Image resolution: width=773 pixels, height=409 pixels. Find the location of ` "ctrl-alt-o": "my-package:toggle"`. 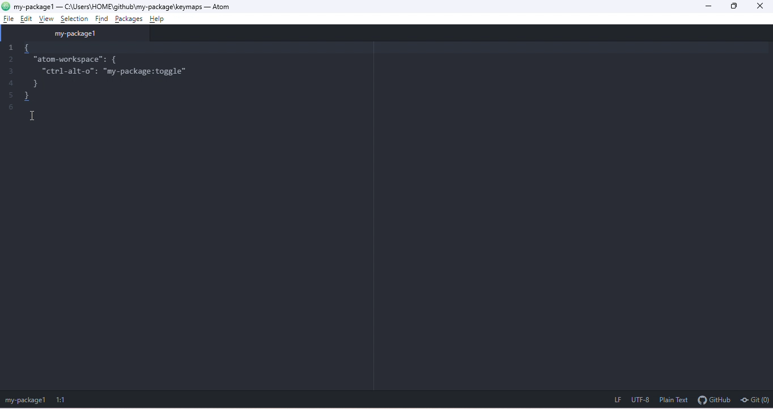

 "ctrl-alt-o": "my-package:toggle" is located at coordinates (109, 72).